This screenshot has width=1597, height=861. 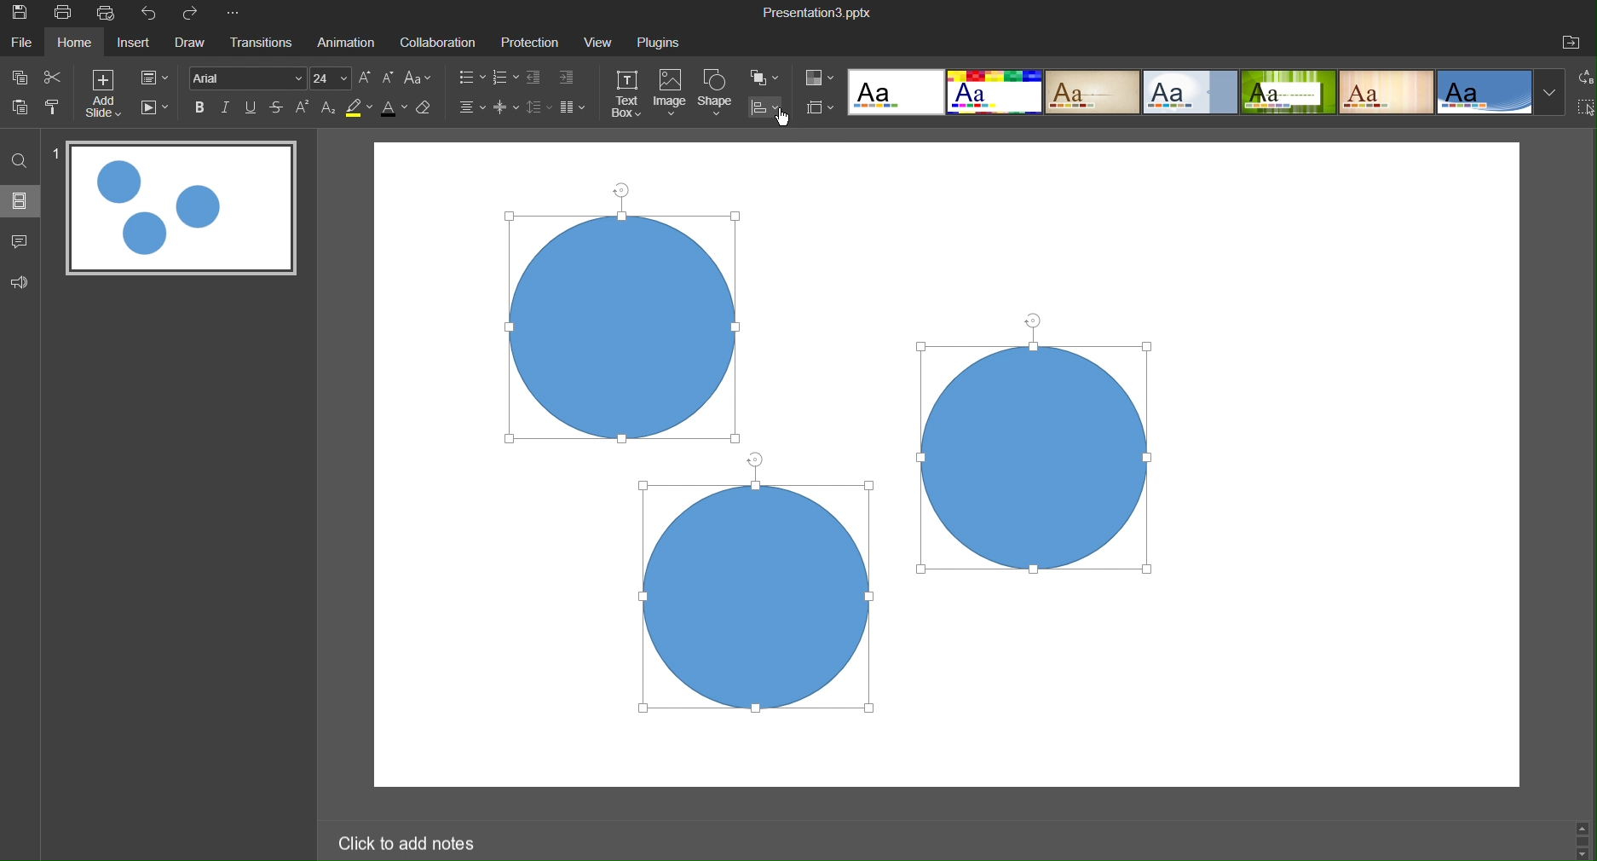 I want to click on Text Box, so click(x=628, y=95).